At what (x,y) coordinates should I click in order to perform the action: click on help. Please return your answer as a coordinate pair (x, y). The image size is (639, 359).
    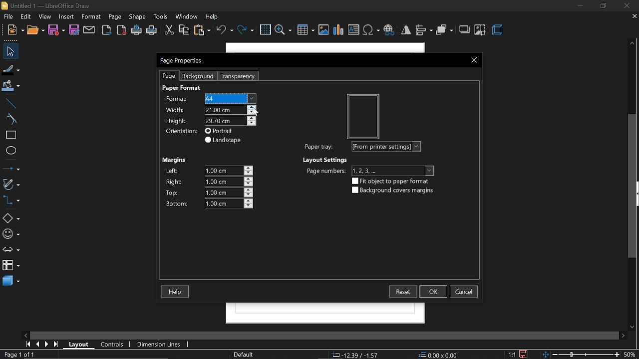
    Looking at the image, I should click on (213, 17).